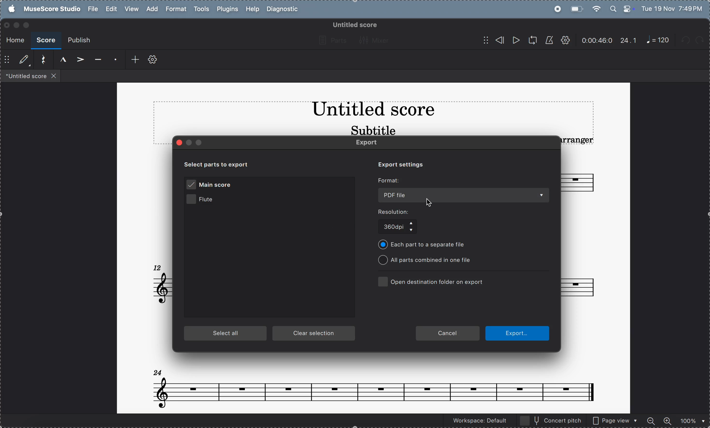 The height and width of the screenshot is (428, 710). Describe the element at coordinates (50, 9) in the screenshot. I see `musescore studio` at that location.